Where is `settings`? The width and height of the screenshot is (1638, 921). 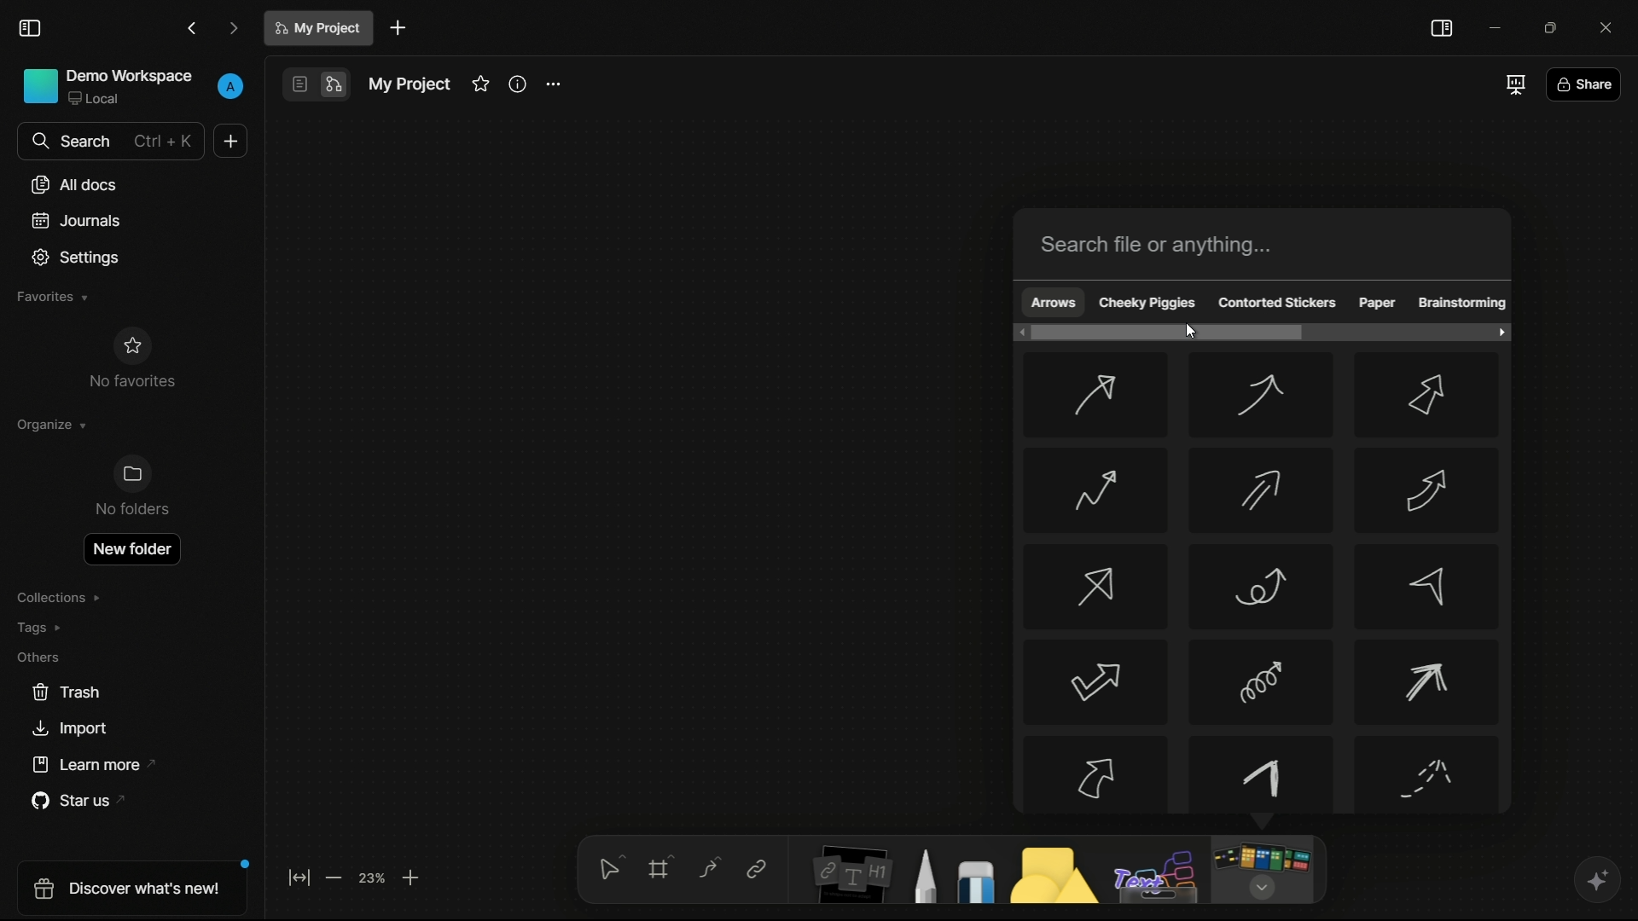
settings is located at coordinates (552, 85).